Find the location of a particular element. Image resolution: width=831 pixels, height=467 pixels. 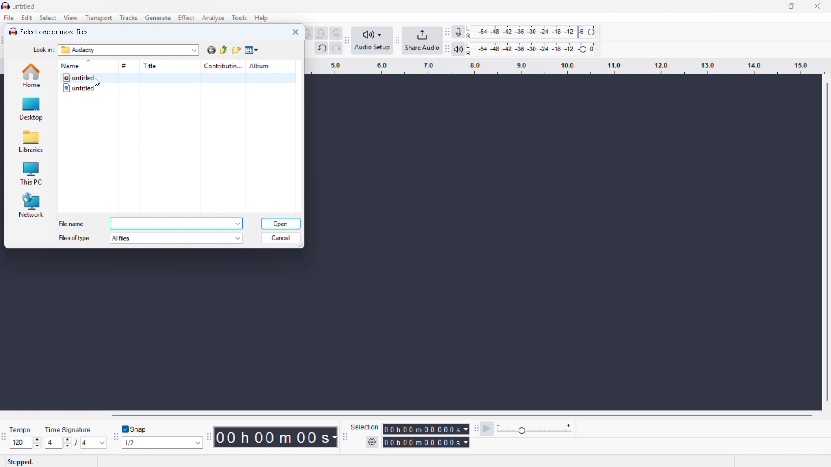

Recording metre  is located at coordinates (458, 32).